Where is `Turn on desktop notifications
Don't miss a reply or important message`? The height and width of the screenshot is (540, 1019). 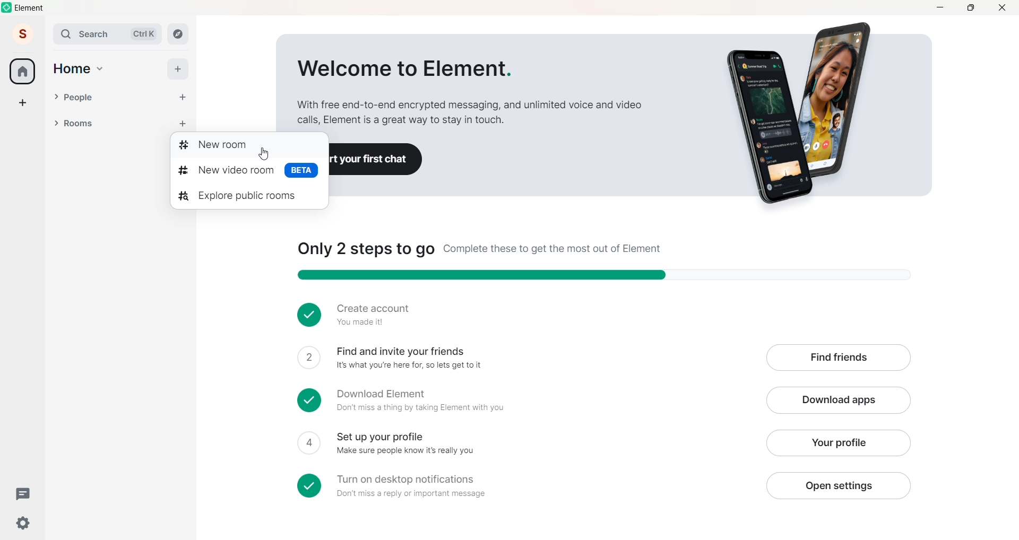 Turn on desktop notifications
Don't miss a reply or important message is located at coordinates (524, 485).